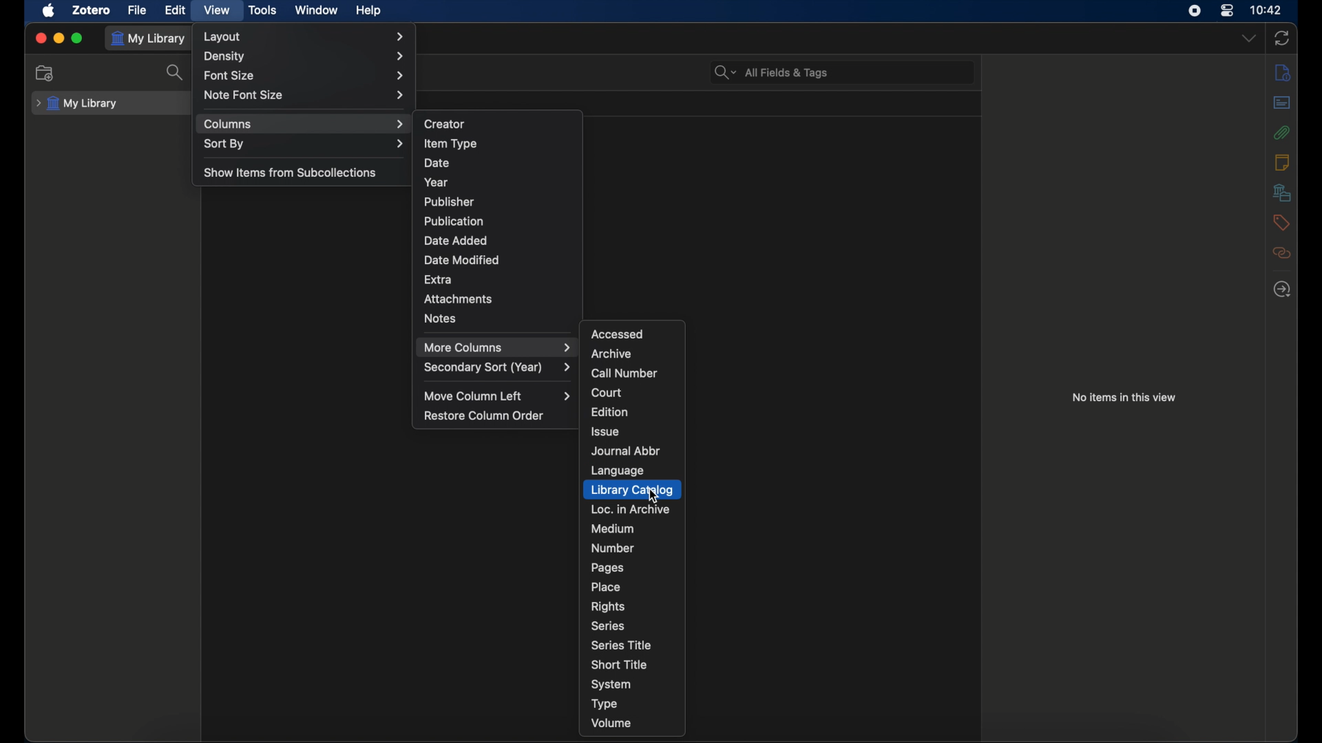 Image resolution: width=1322 pixels, height=743 pixels. What do you see at coordinates (606, 587) in the screenshot?
I see `place` at bounding box center [606, 587].